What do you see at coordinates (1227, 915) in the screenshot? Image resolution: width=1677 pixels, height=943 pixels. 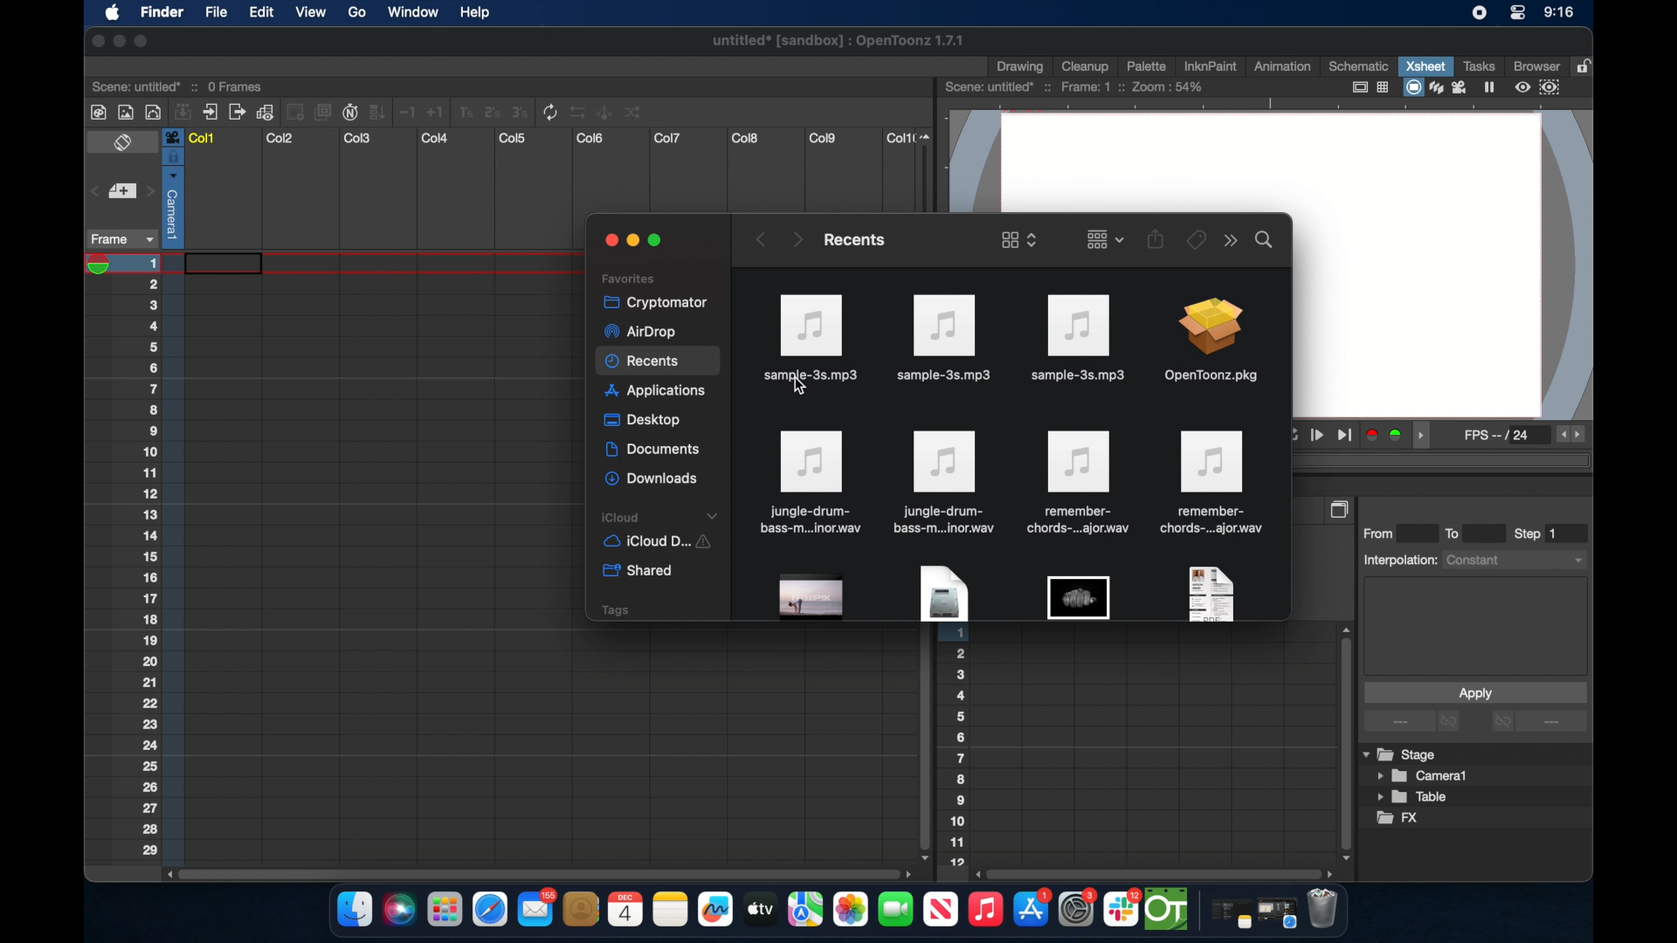 I see `notes` at bounding box center [1227, 915].